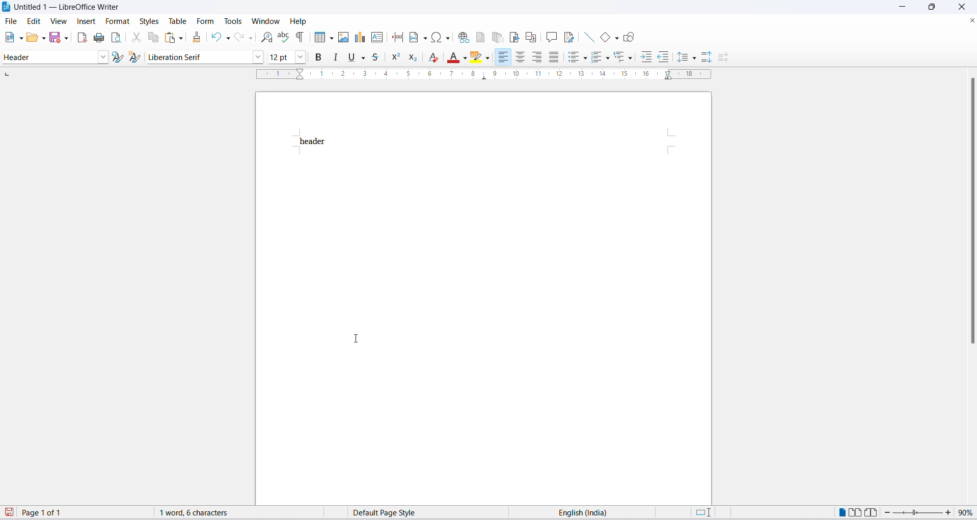 This screenshot has width=977, height=520. I want to click on open, so click(32, 38).